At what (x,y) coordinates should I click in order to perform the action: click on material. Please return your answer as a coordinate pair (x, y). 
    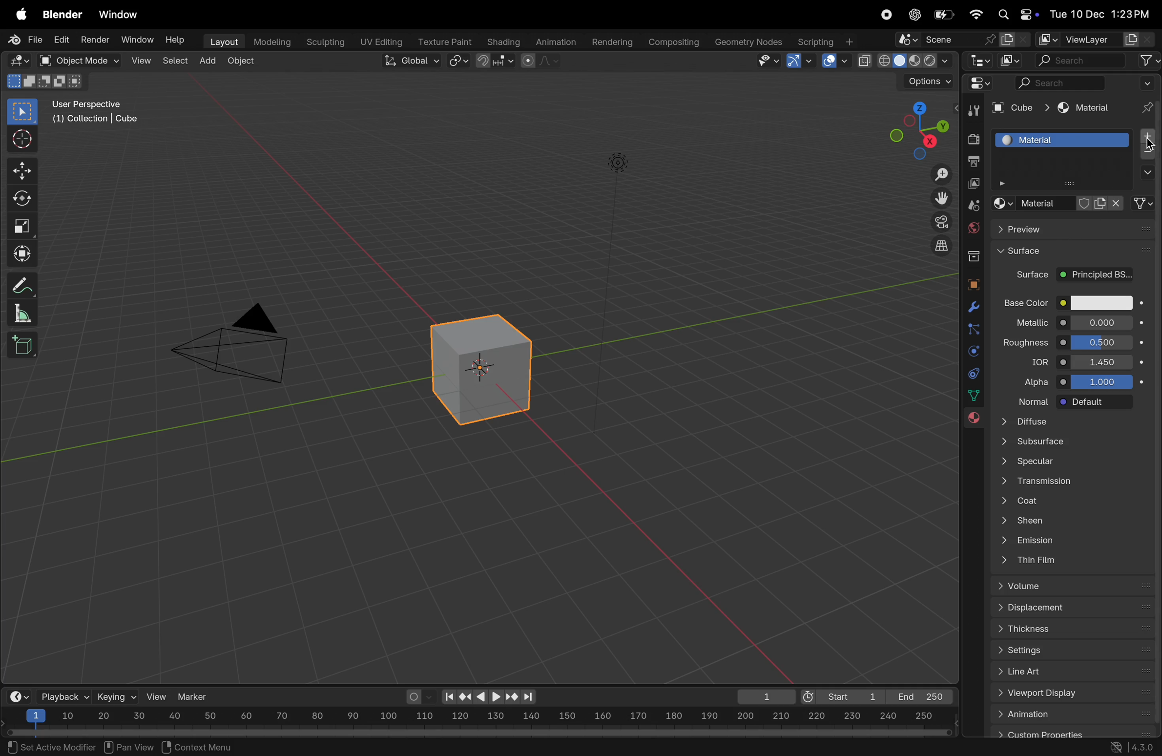
    Looking at the image, I should click on (1088, 109).